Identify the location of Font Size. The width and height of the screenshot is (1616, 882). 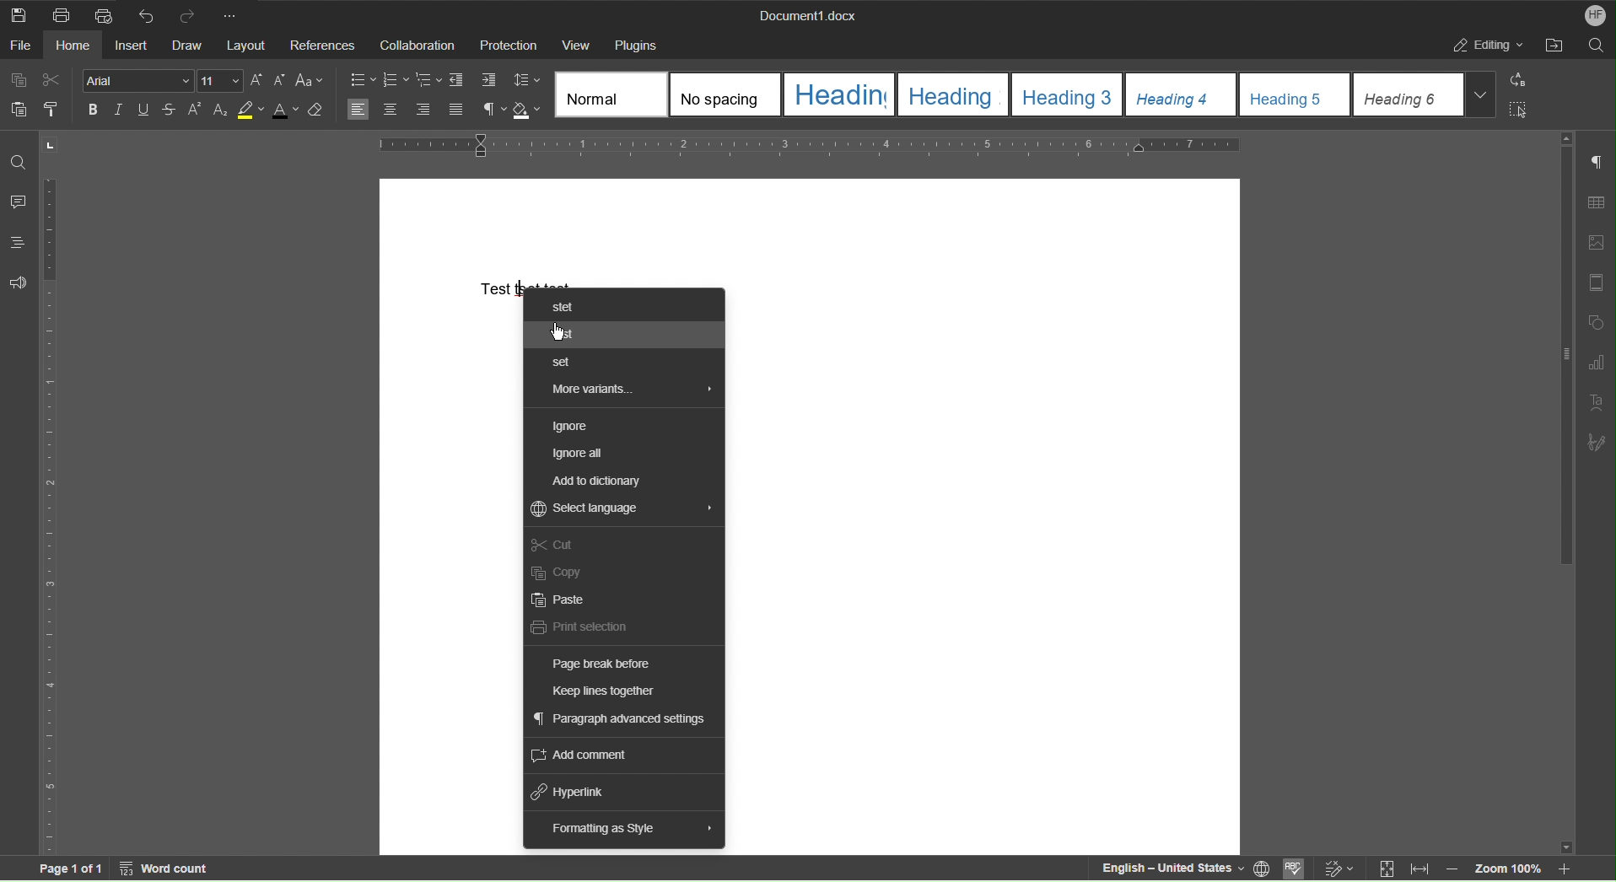
(221, 81).